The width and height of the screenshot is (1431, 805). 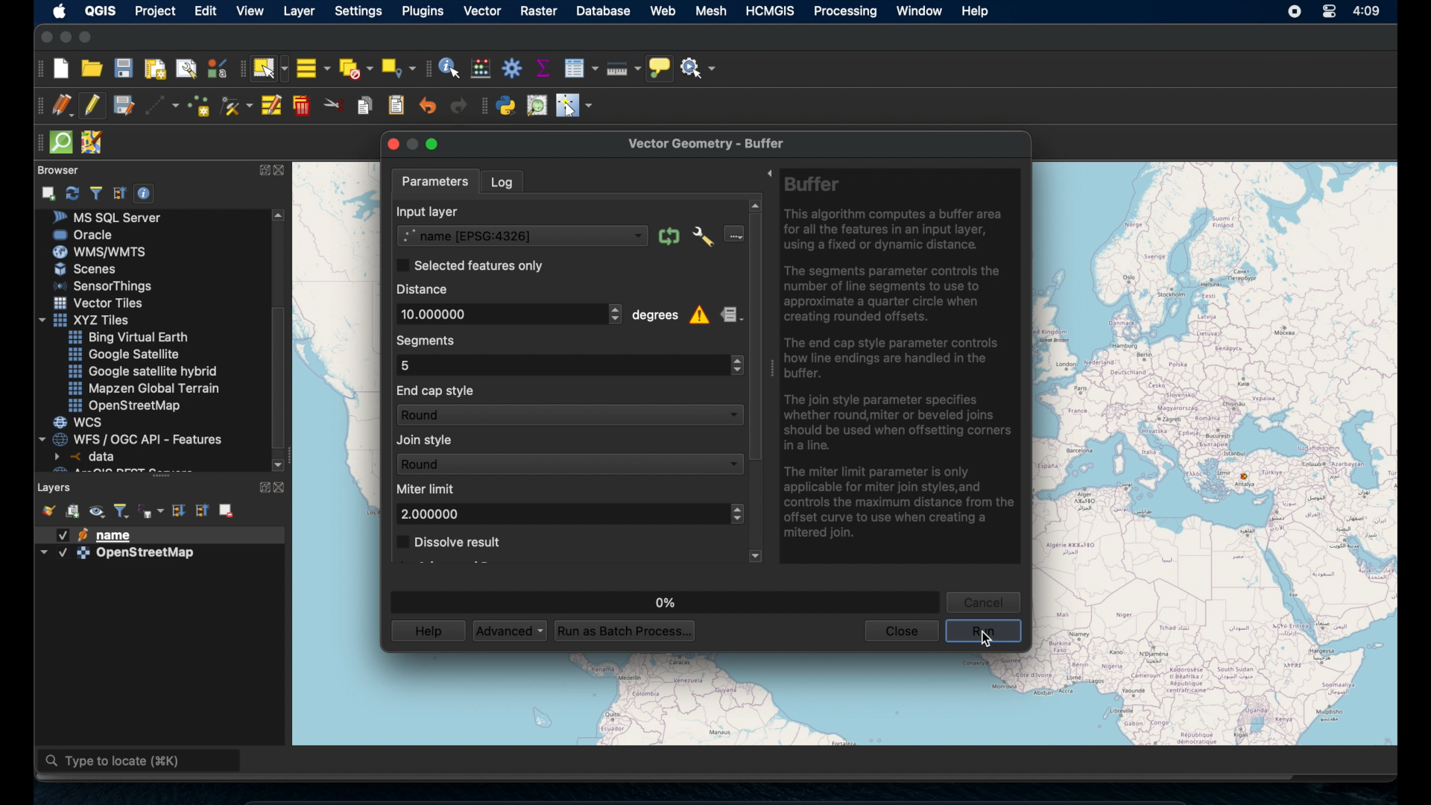 I want to click on HCMGIS, so click(x=772, y=11).